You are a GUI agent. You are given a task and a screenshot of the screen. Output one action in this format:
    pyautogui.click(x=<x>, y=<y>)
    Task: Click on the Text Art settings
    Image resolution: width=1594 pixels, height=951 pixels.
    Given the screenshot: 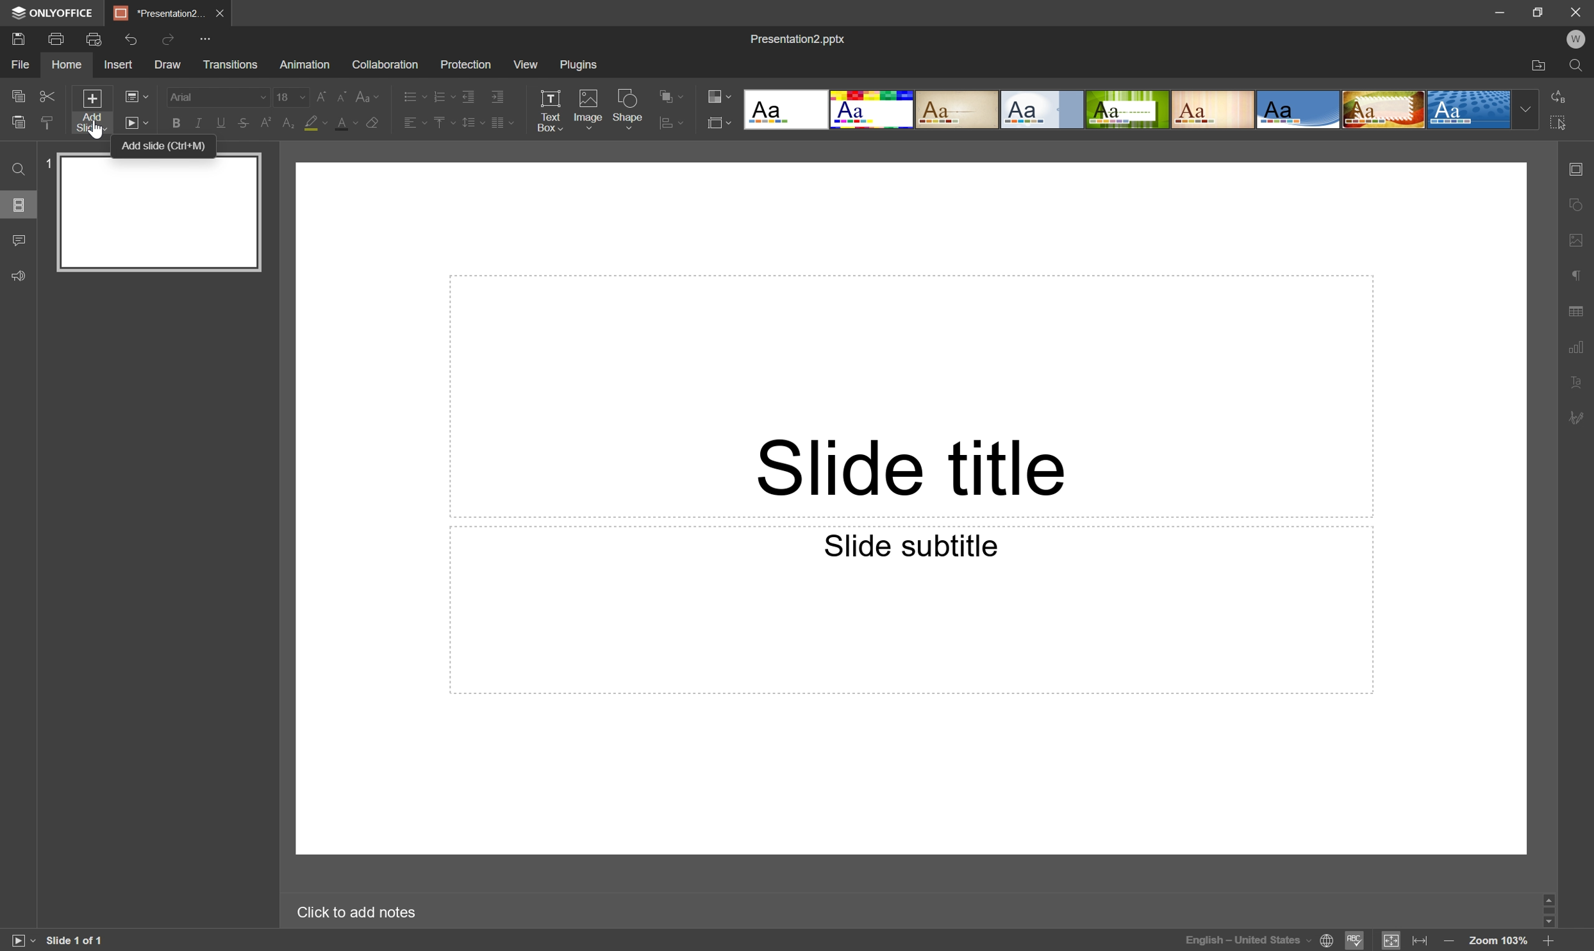 What is the action you would take?
    pyautogui.click(x=1579, y=380)
    